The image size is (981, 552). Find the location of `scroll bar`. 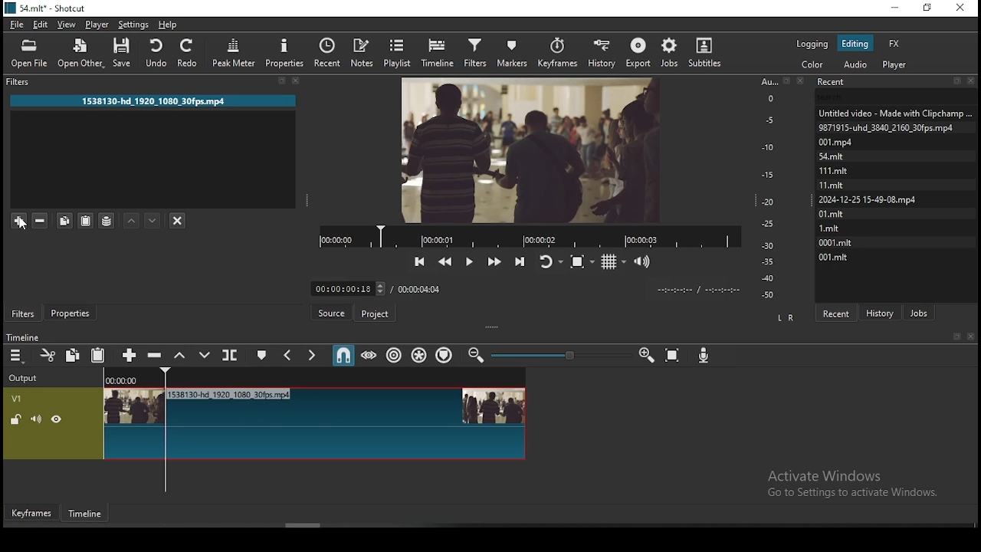

scroll bar is located at coordinates (306, 524).